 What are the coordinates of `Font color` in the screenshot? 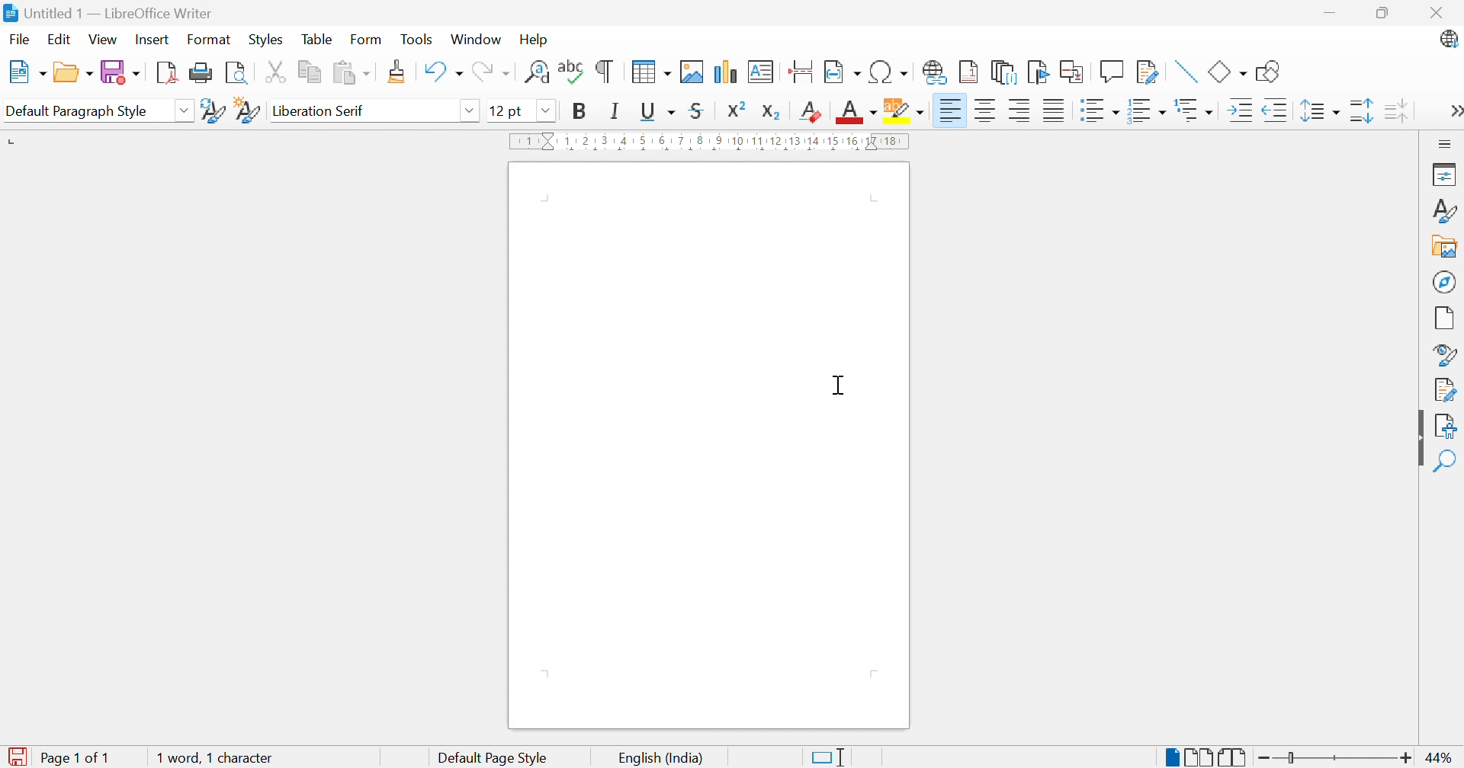 It's located at (856, 112).